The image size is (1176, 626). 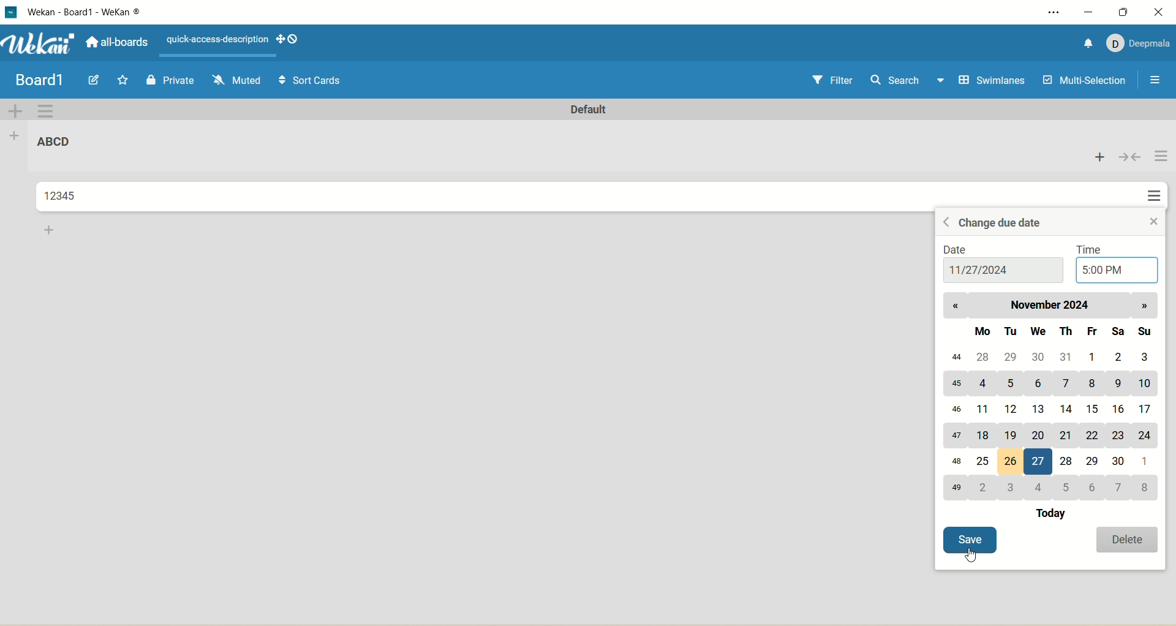 What do you see at coordinates (1159, 178) in the screenshot?
I see `actions` at bounding box center [1159, 178].